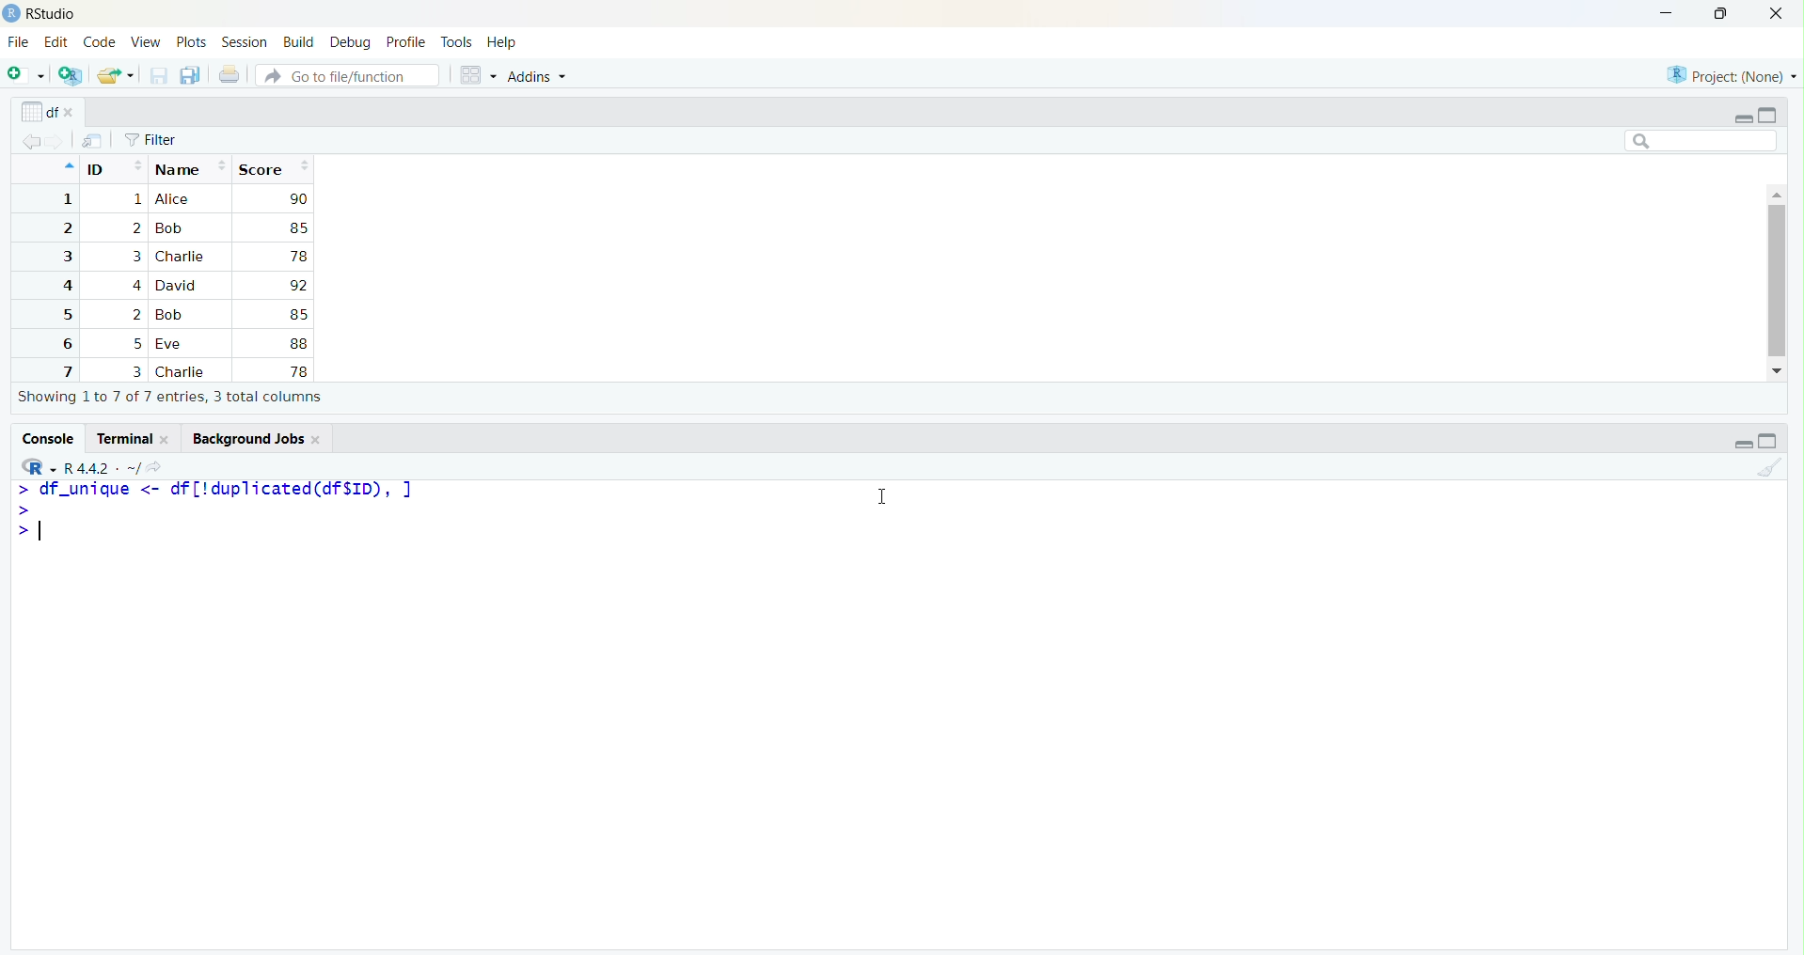 The width and height of the screenshot is (1804, 955). What do you see at coordinates (134, 257) in the screenshot?
I see `3` at bounding box center [134, 257].